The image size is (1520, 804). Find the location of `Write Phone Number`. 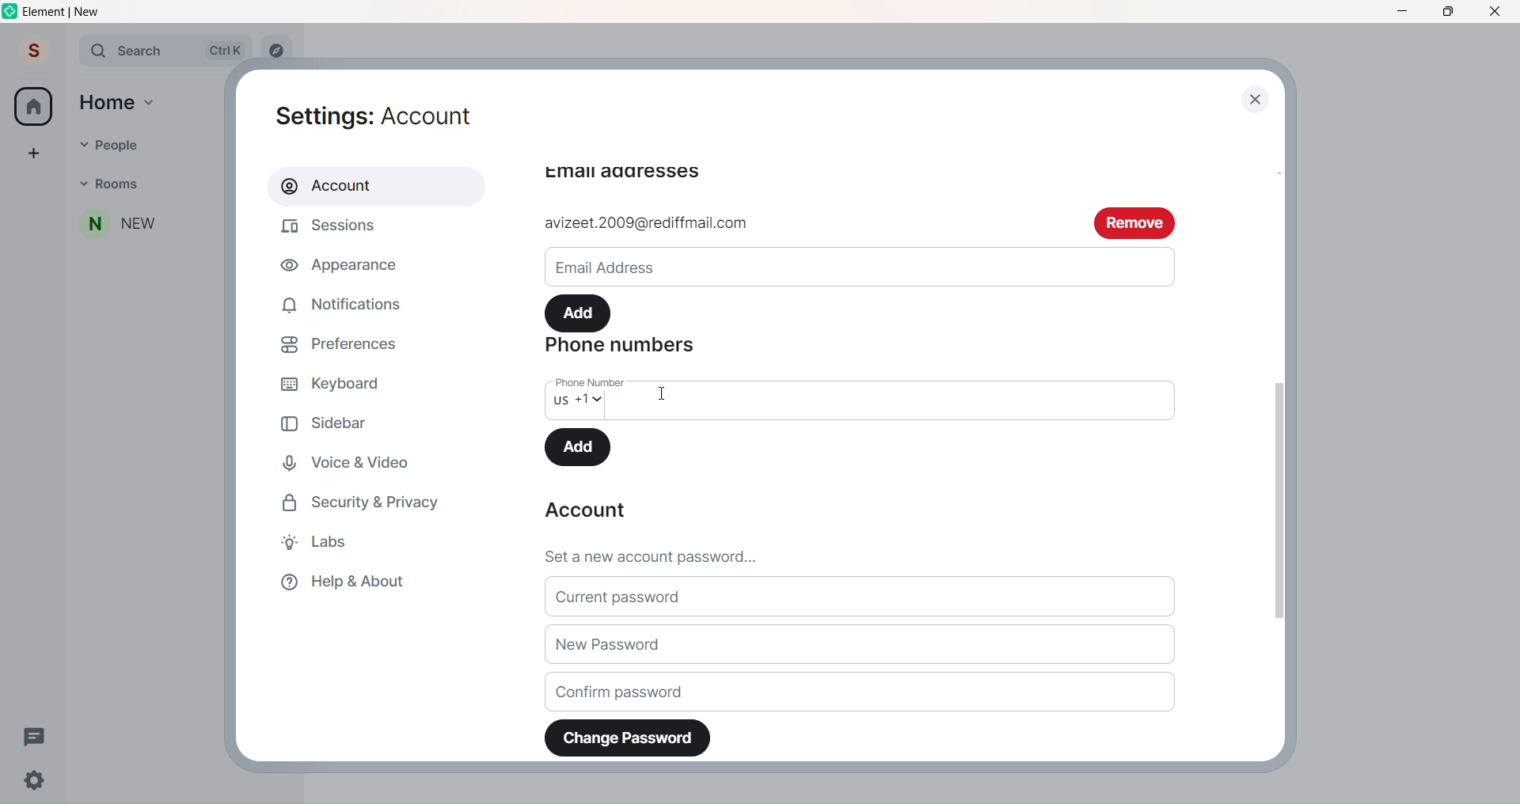

Write Phone Number is located at coordinates (899, 400).